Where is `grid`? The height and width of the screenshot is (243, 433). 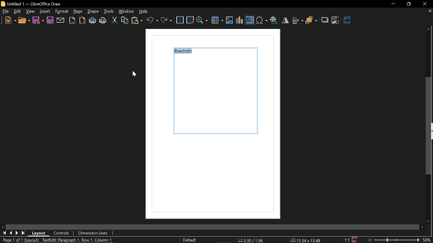 grid is located at coordinates (180, 20).